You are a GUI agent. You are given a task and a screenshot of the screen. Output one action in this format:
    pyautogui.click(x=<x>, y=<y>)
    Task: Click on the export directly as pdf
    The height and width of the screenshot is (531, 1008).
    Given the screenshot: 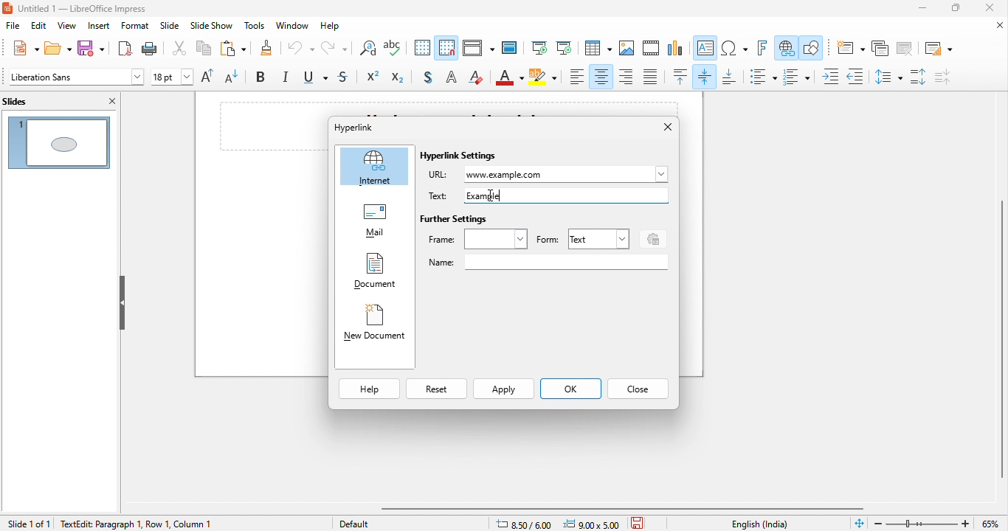 What is the action you would take?
    pyautogui.click(x=123, y=49)
    